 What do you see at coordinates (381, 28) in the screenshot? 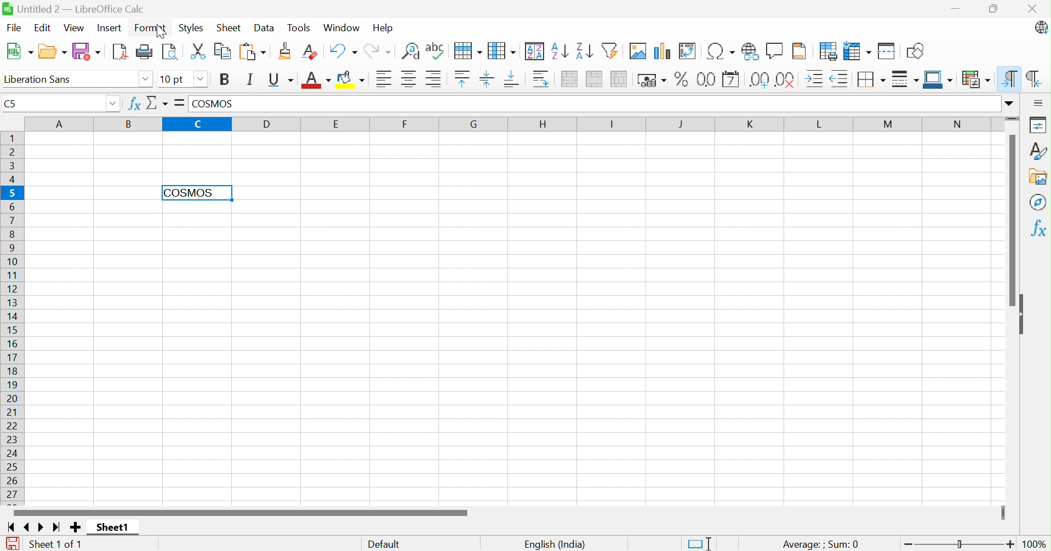
I see `Help` at bounding box center [381, 28].